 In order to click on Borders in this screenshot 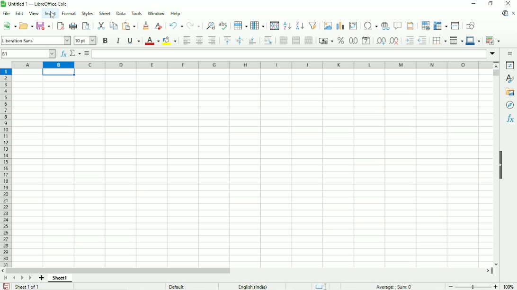, I will do `click(439, 40)`.